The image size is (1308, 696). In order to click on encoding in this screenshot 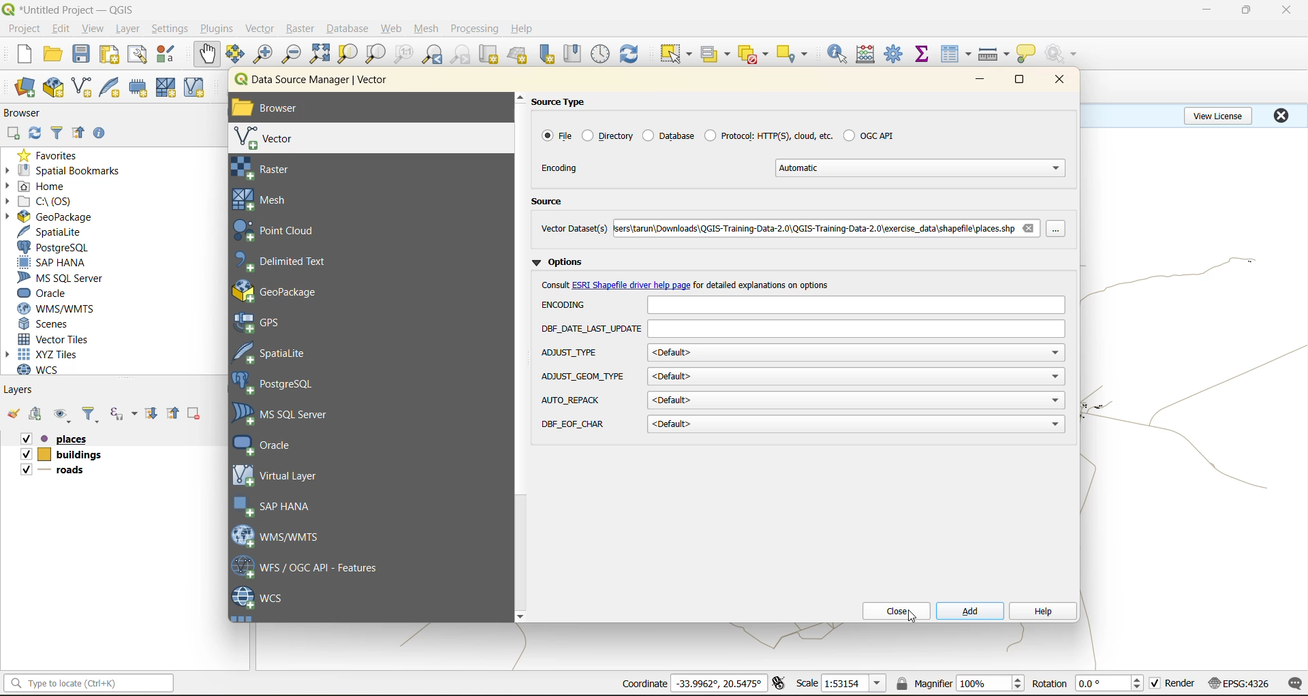, I will do `click(855, 305)`.